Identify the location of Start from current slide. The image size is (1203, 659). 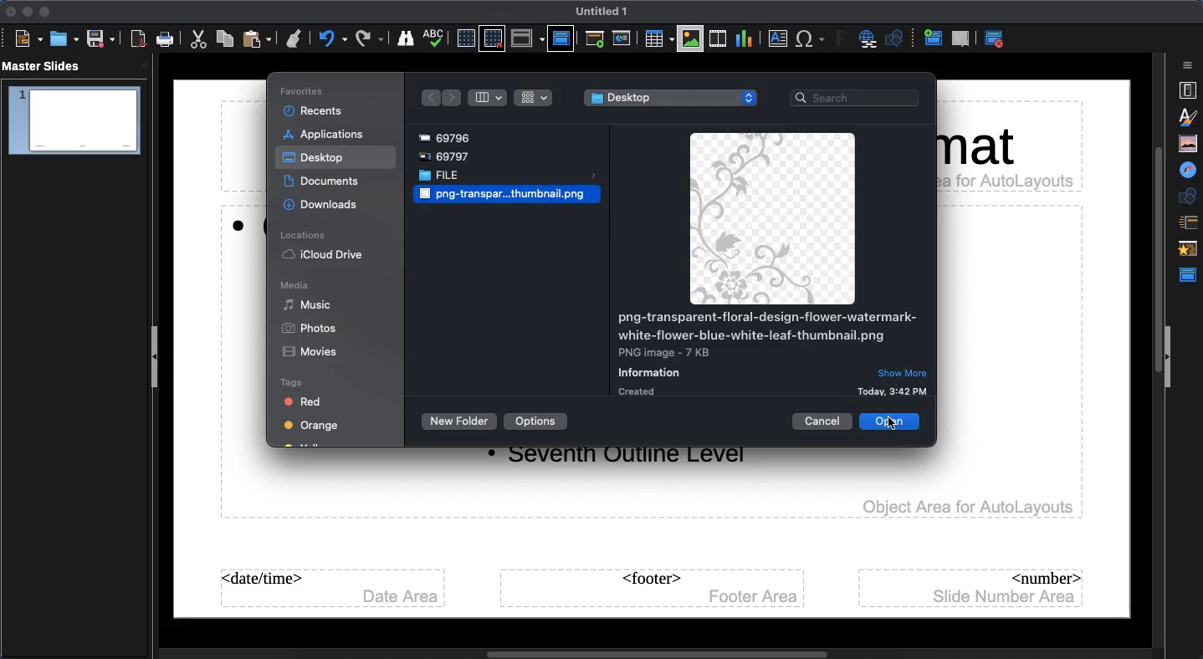
(623, 38).